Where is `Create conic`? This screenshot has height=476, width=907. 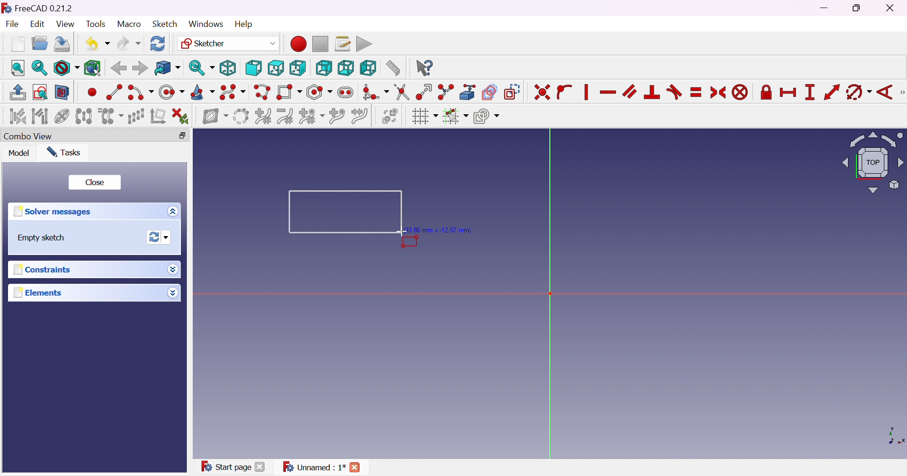 Create conic is located at coordinates (203, 92).